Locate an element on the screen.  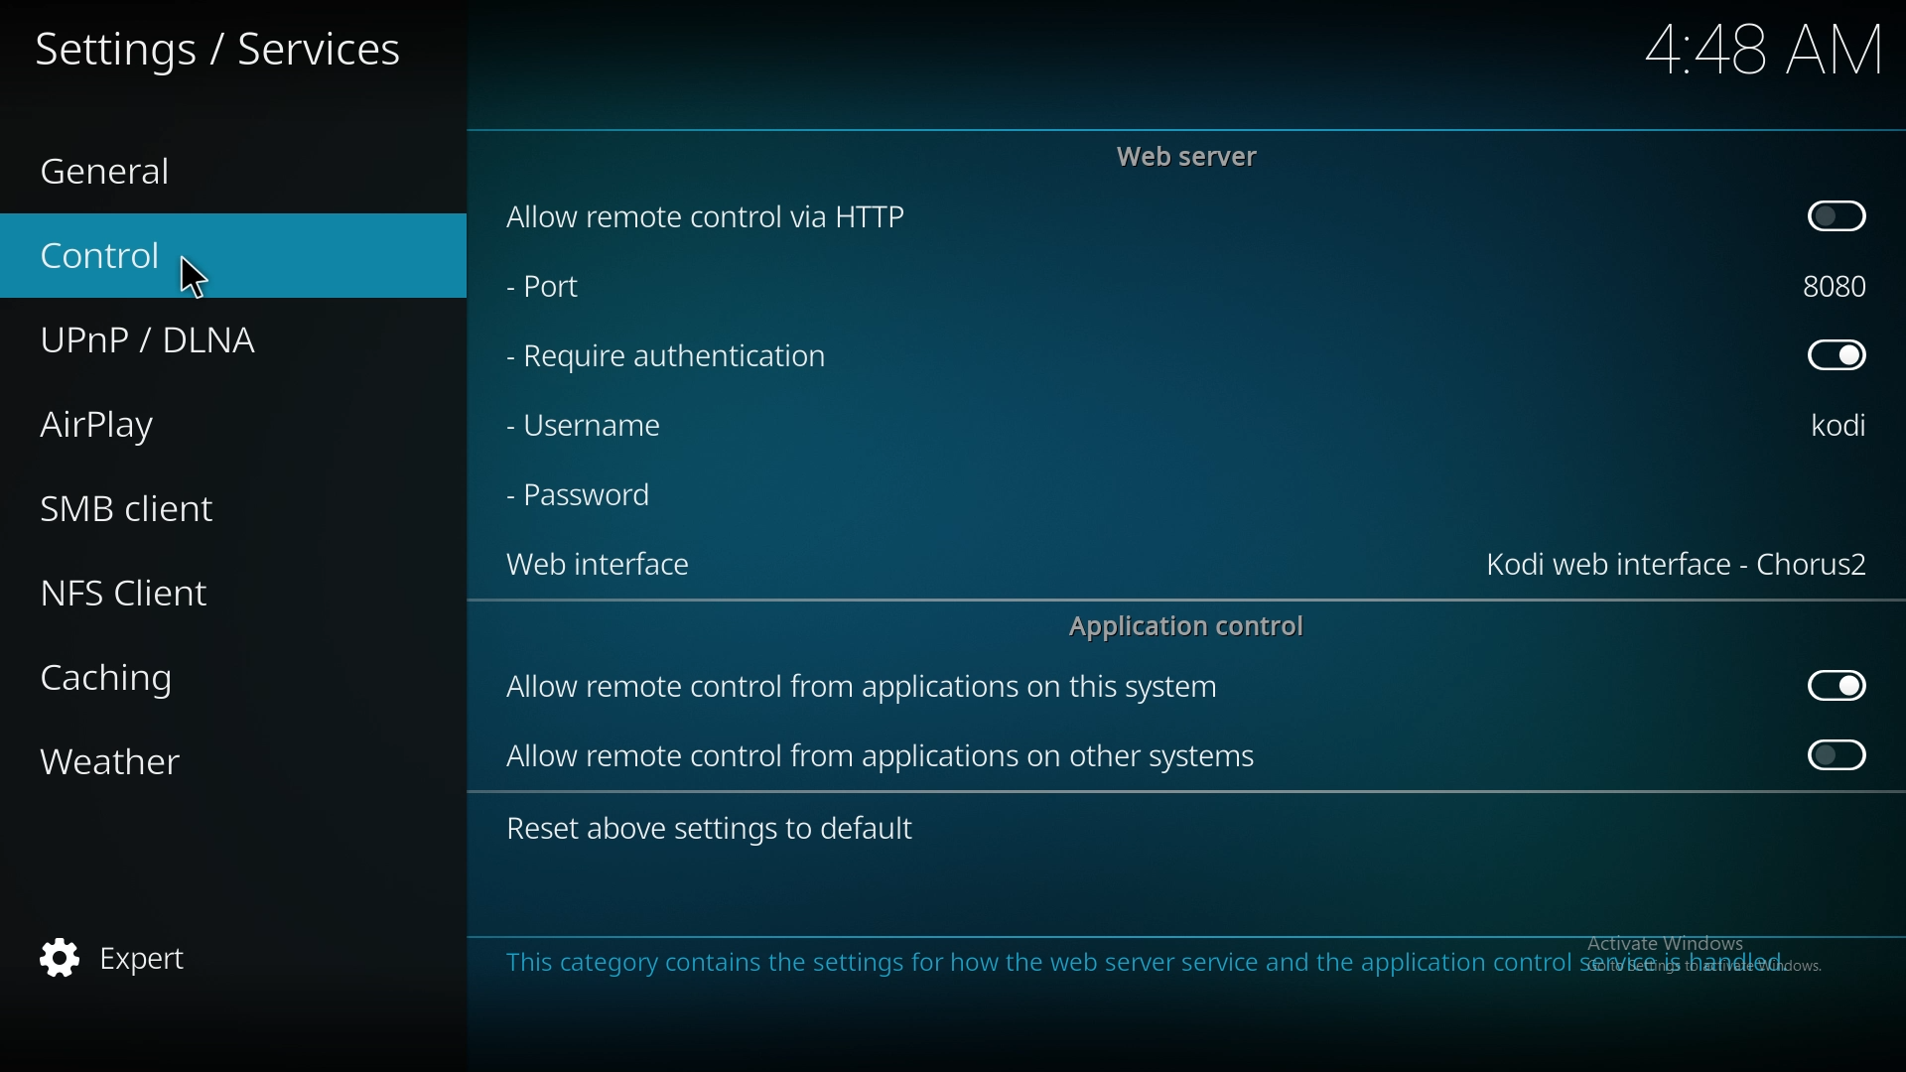
services is located at coordinates (238, 46).